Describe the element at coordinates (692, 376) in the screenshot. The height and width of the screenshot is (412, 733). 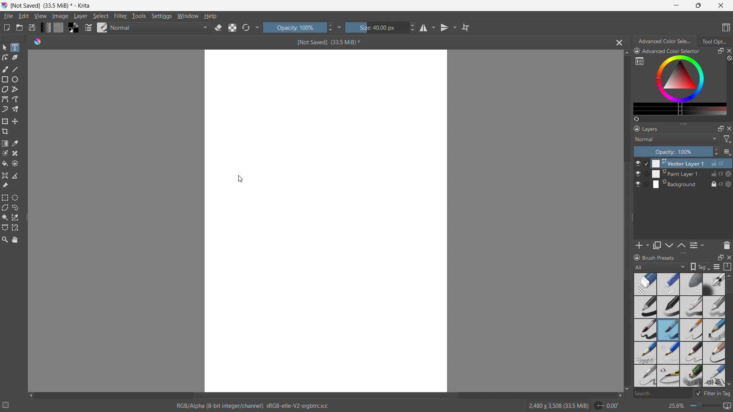
I see `multi pencil ` at that location.